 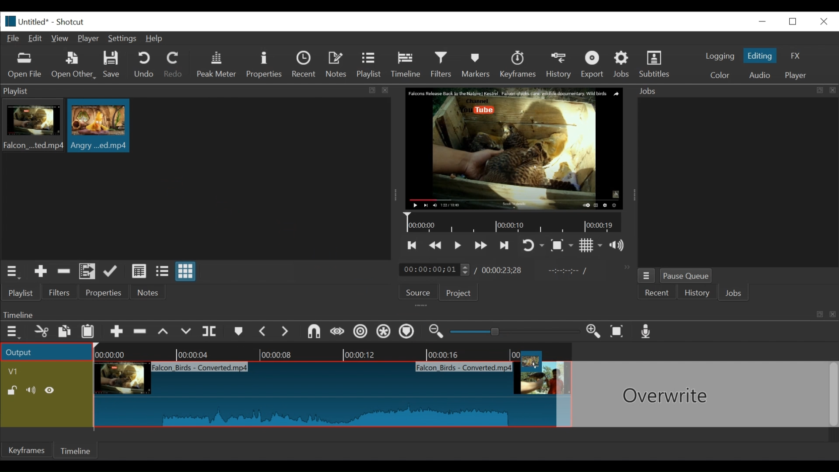 I want to click on FX, so click(x=796, y=56).